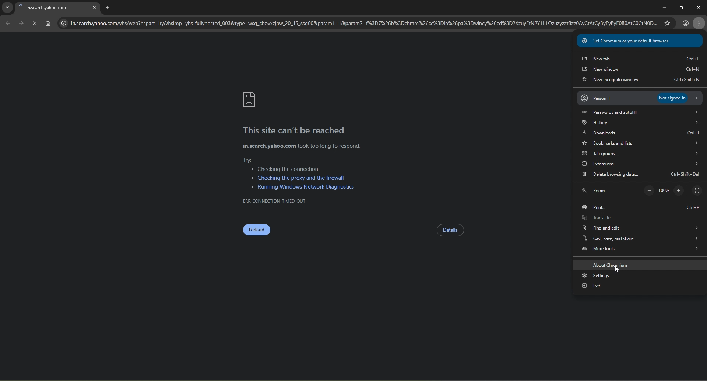 The width and height of the screenshot is (707, 381). I want to click on print, so click(642, 207).